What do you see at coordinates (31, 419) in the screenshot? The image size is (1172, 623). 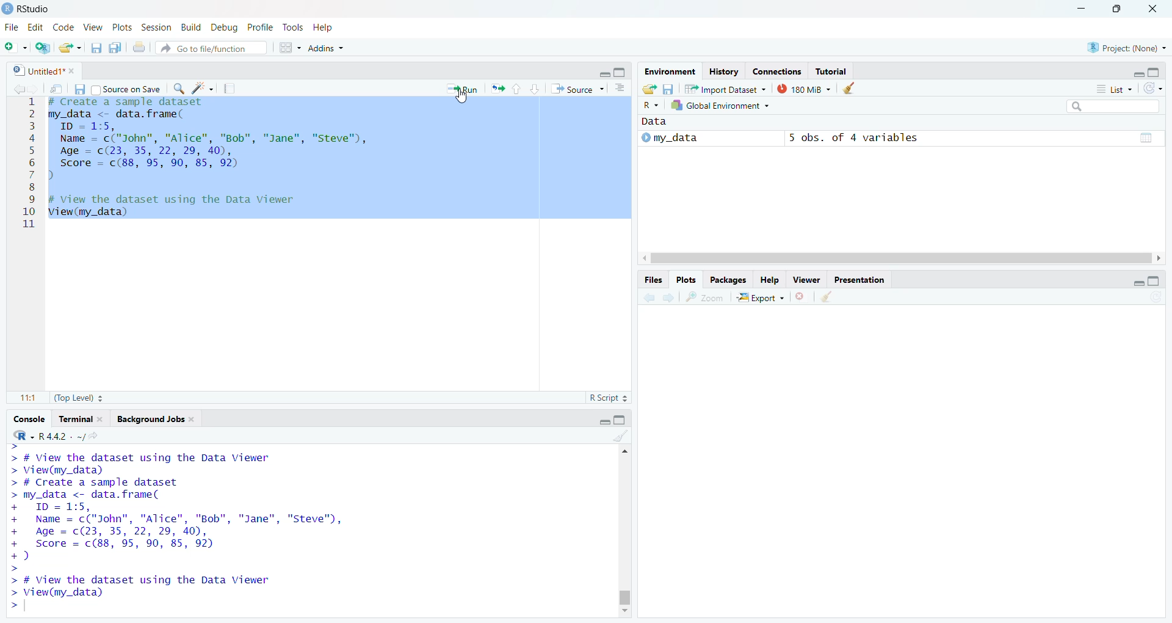 I see `Console` at bounding box center [31, 419].